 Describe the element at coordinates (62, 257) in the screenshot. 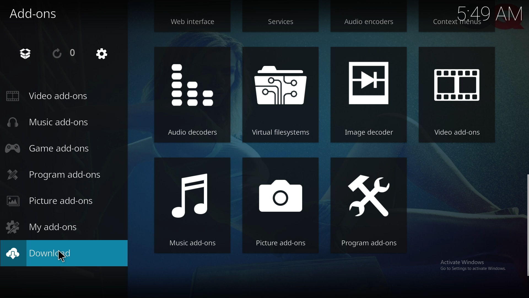

I see `cursor` at that location.